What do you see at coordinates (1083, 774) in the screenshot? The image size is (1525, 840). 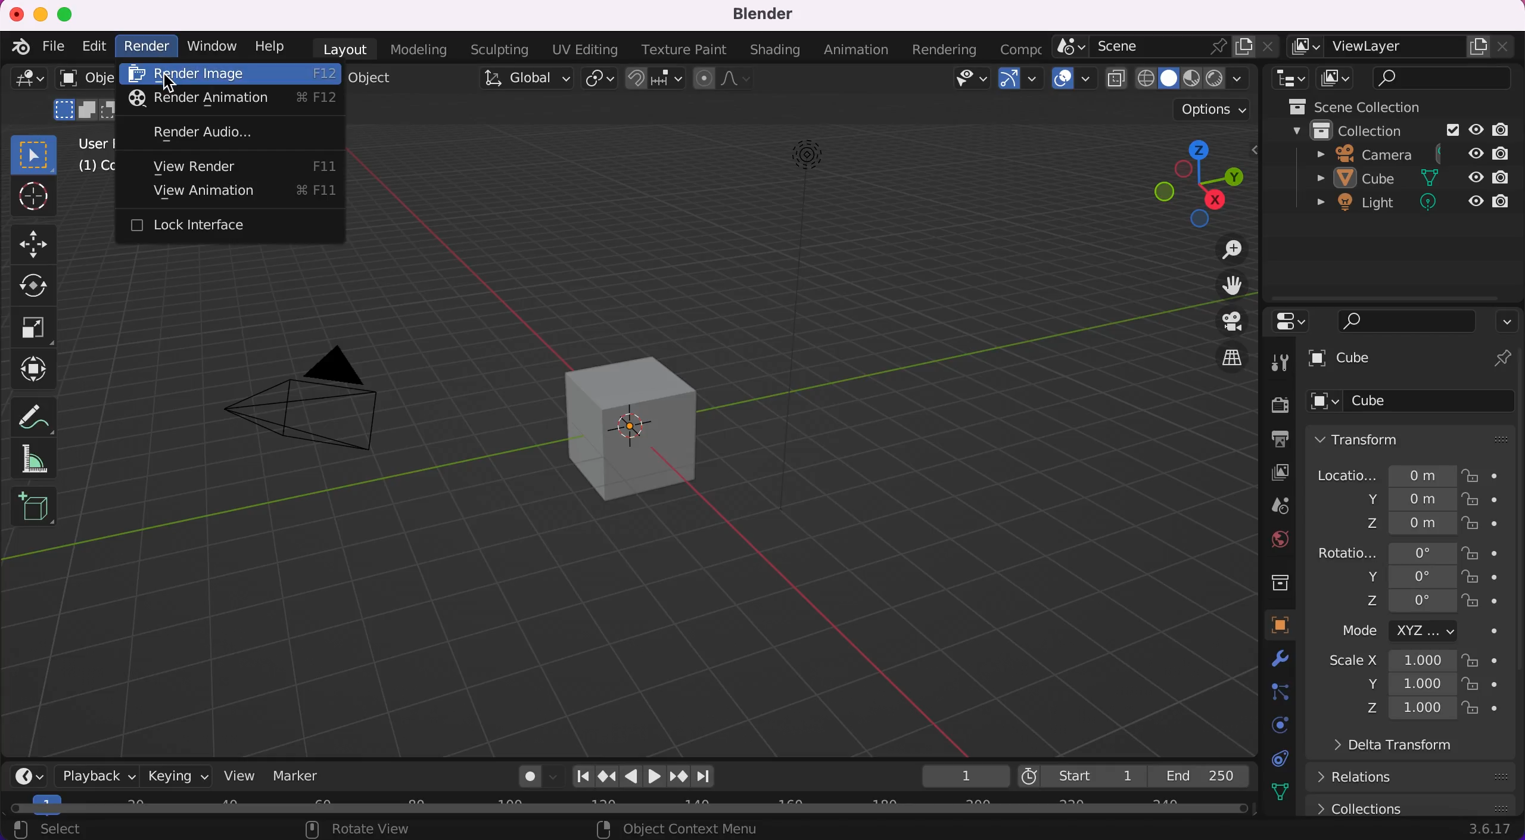 I see `start 1` at bounding box center [1083, 774].